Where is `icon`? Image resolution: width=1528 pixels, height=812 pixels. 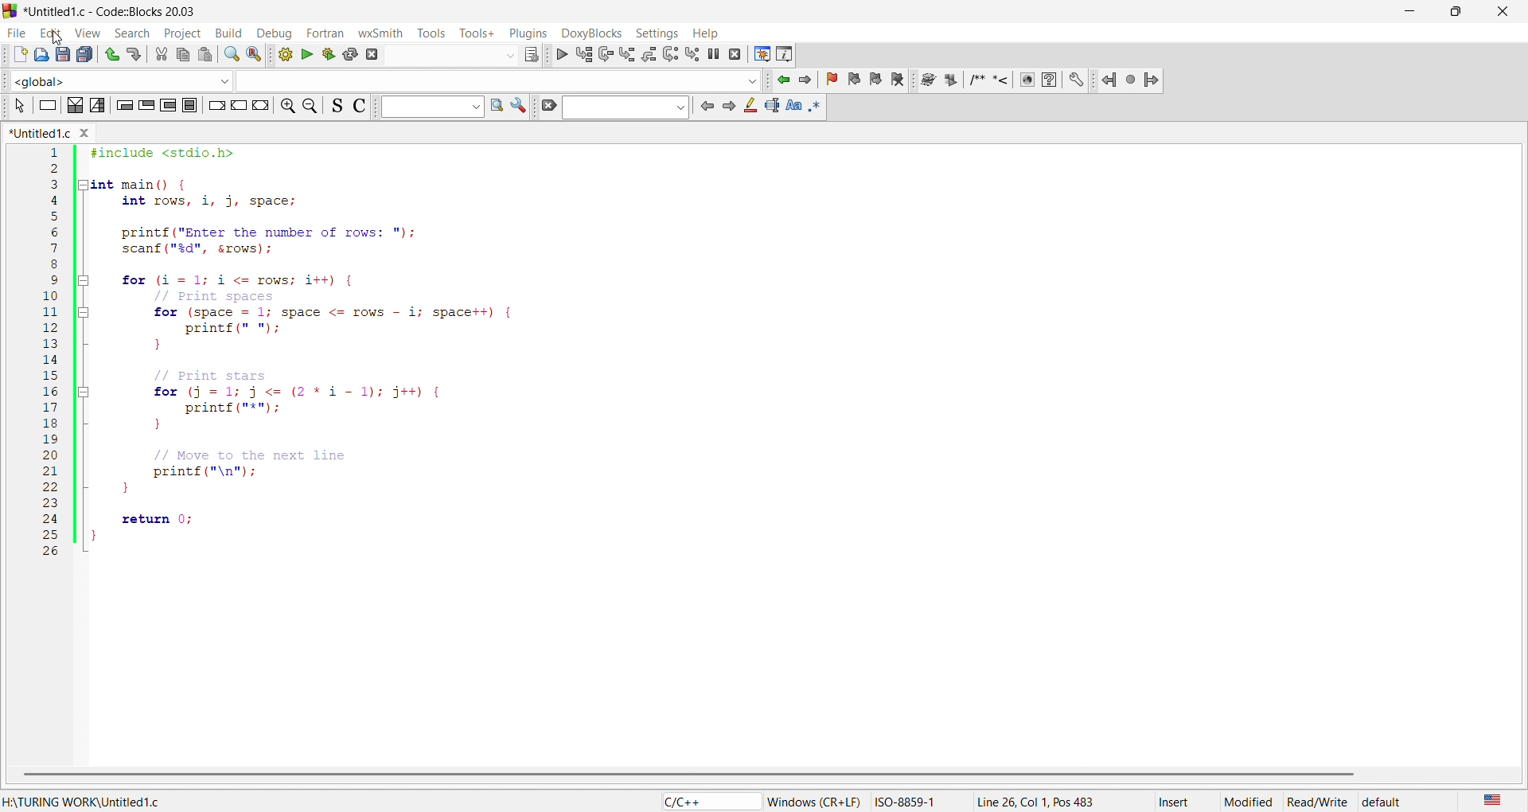
icon is located at coordinates (773, 107).